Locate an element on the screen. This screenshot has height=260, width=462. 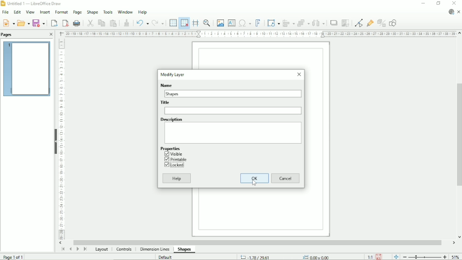
Cursor is located at coordinates (254, 182).